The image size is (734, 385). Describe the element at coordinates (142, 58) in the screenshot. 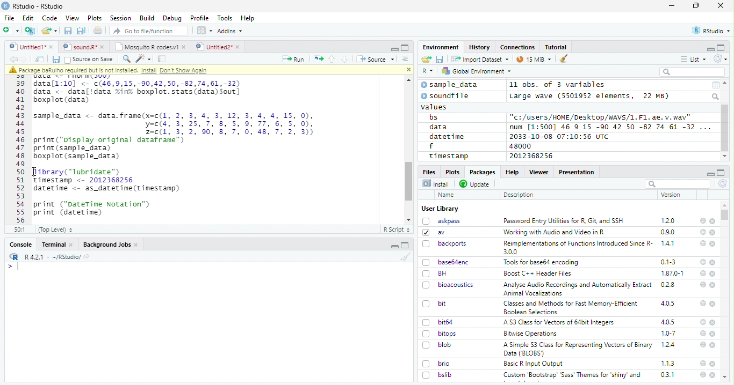

I see `Code tools` at that location.